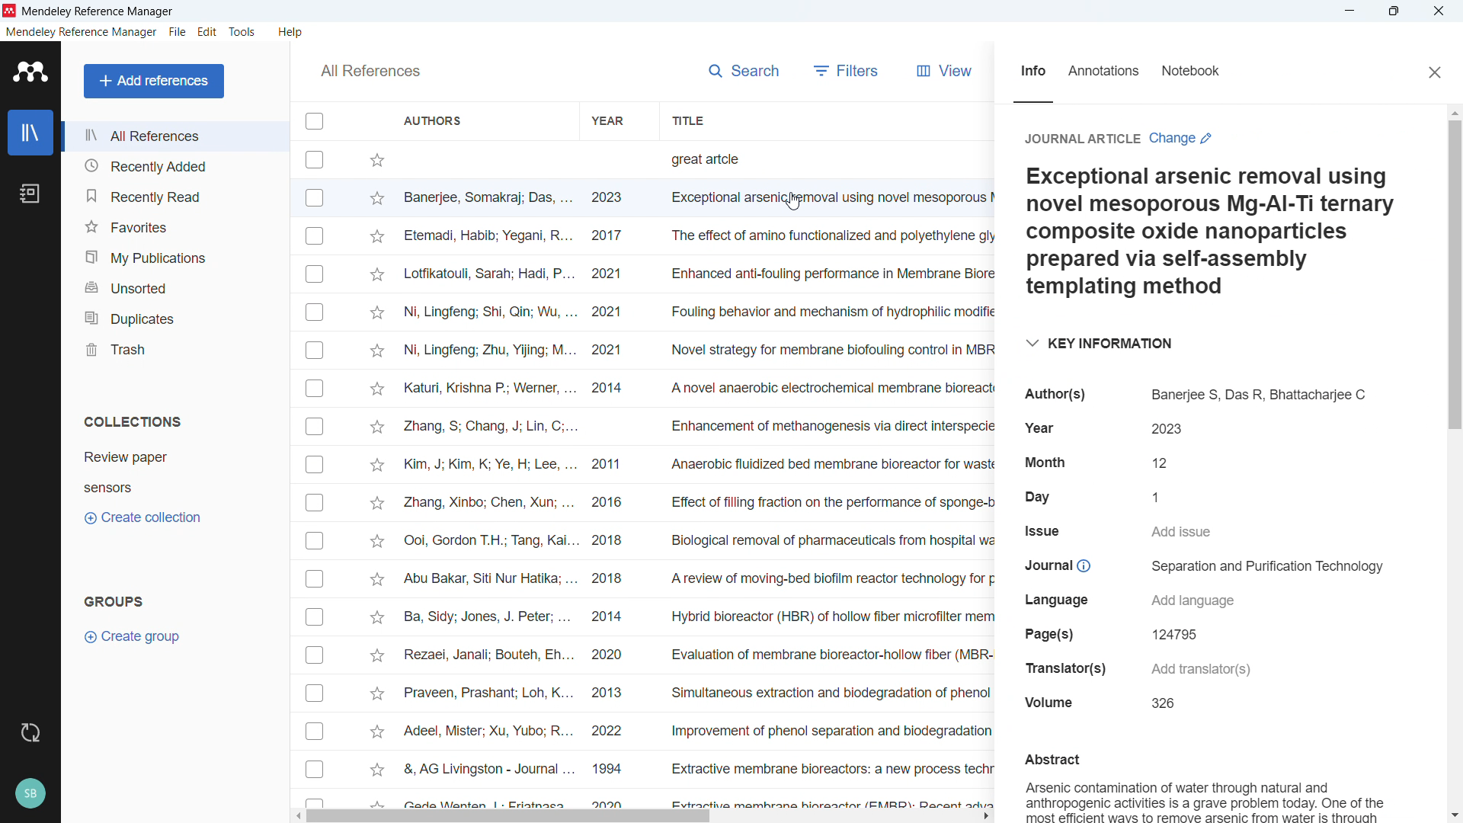  I want to click on Create collection , so click(142, 517).